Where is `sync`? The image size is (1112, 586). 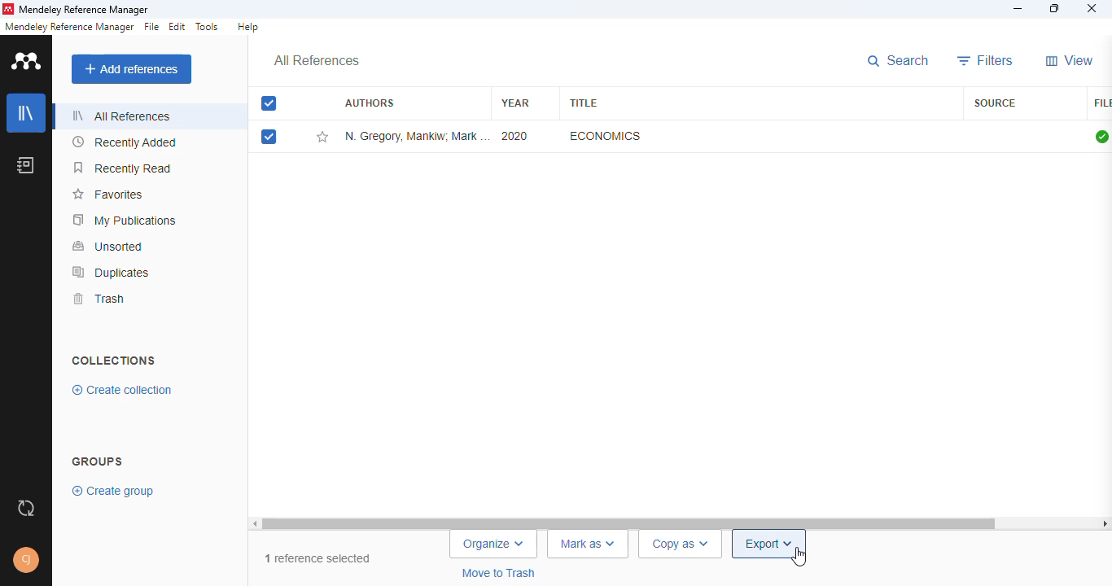 sync is located at coordinates (26, 509).